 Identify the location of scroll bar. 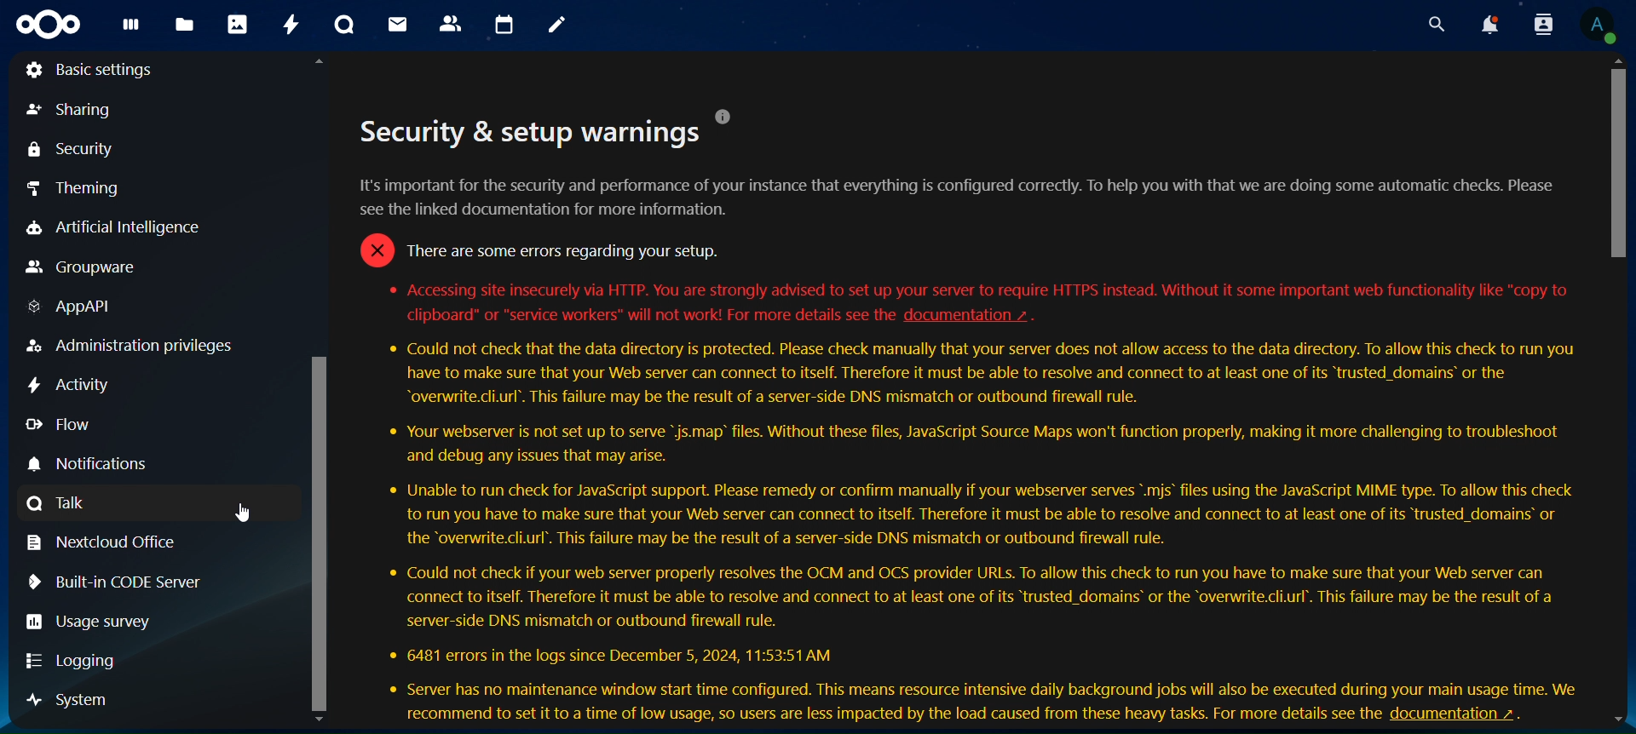
(1618, 396).